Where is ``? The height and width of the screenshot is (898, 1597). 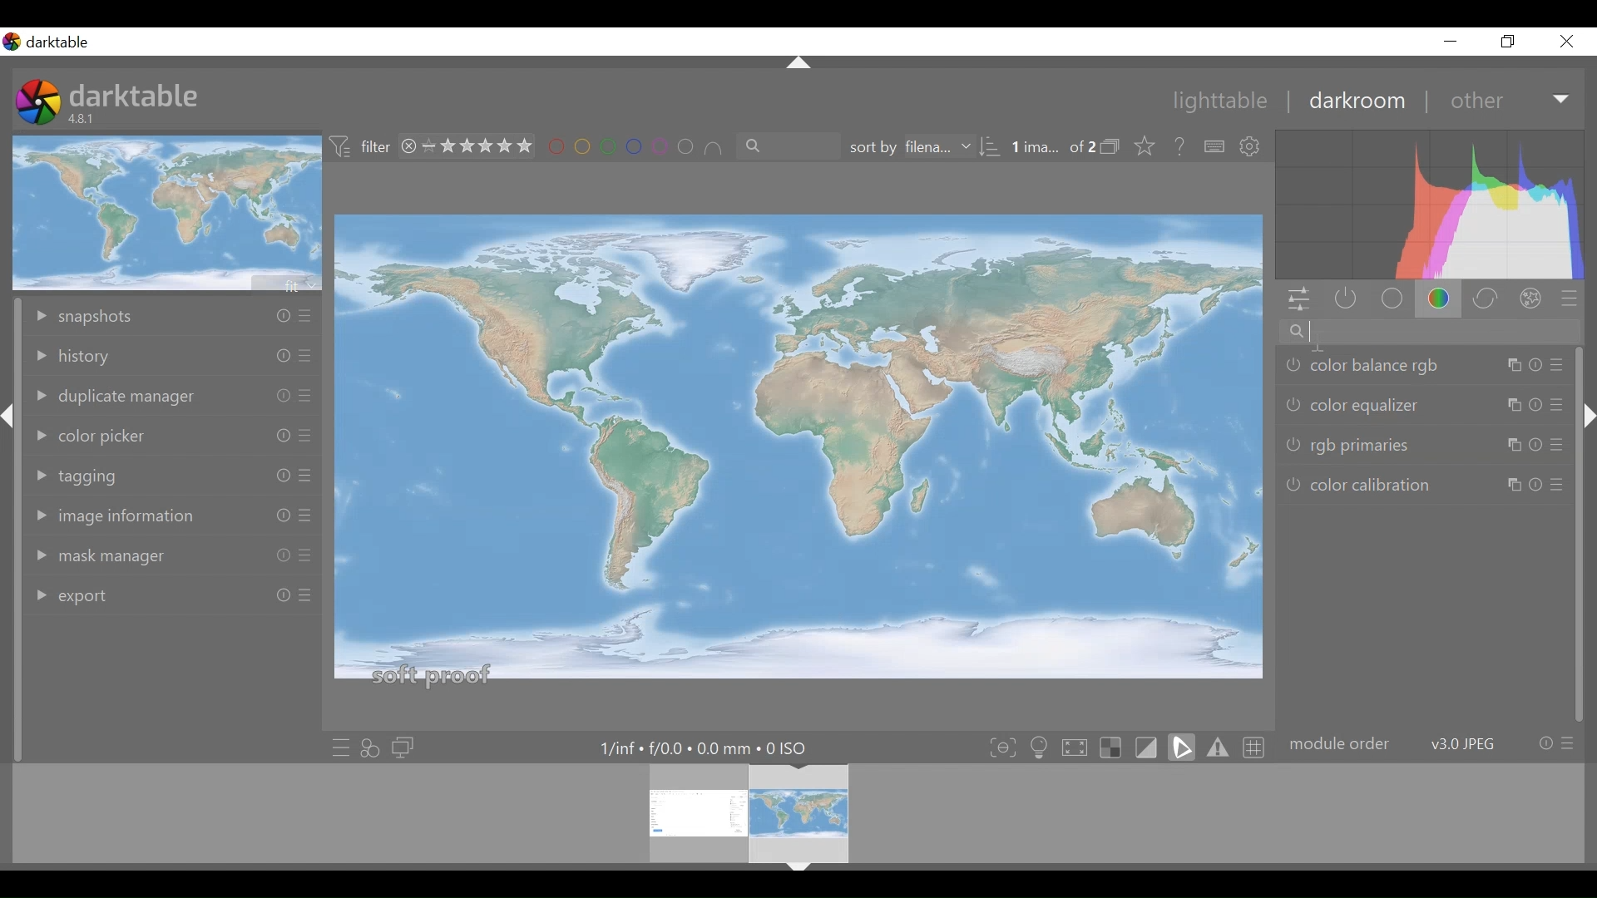  is located at coordinates (274, 434).